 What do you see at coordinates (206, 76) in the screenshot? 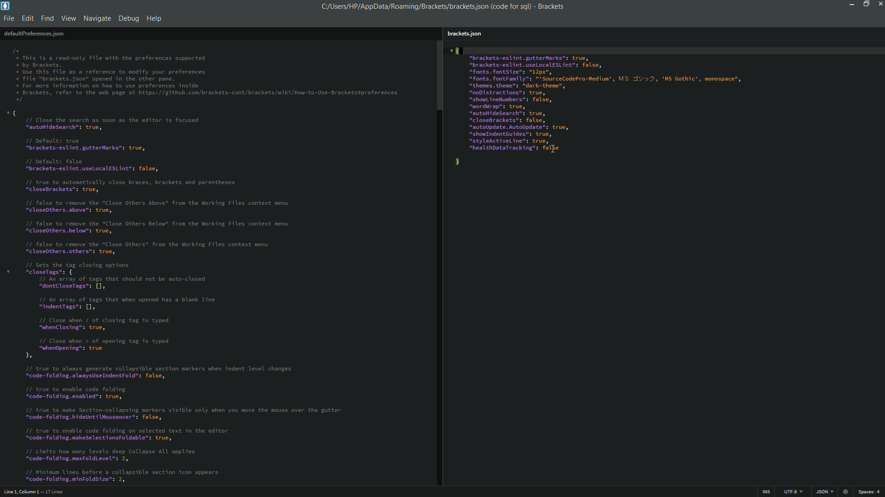
I see `Text` at bounding box center [206, 76].